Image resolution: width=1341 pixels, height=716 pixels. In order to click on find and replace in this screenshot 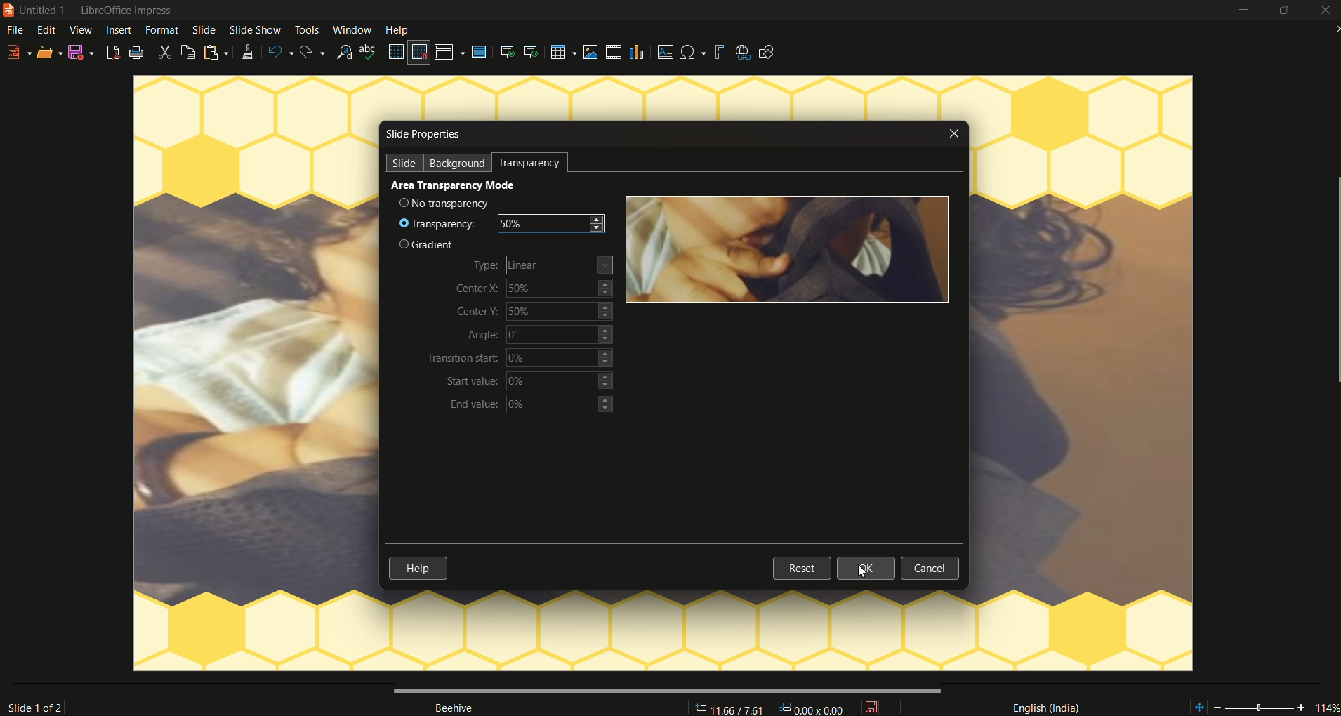, I will do `click(345, 53)`.